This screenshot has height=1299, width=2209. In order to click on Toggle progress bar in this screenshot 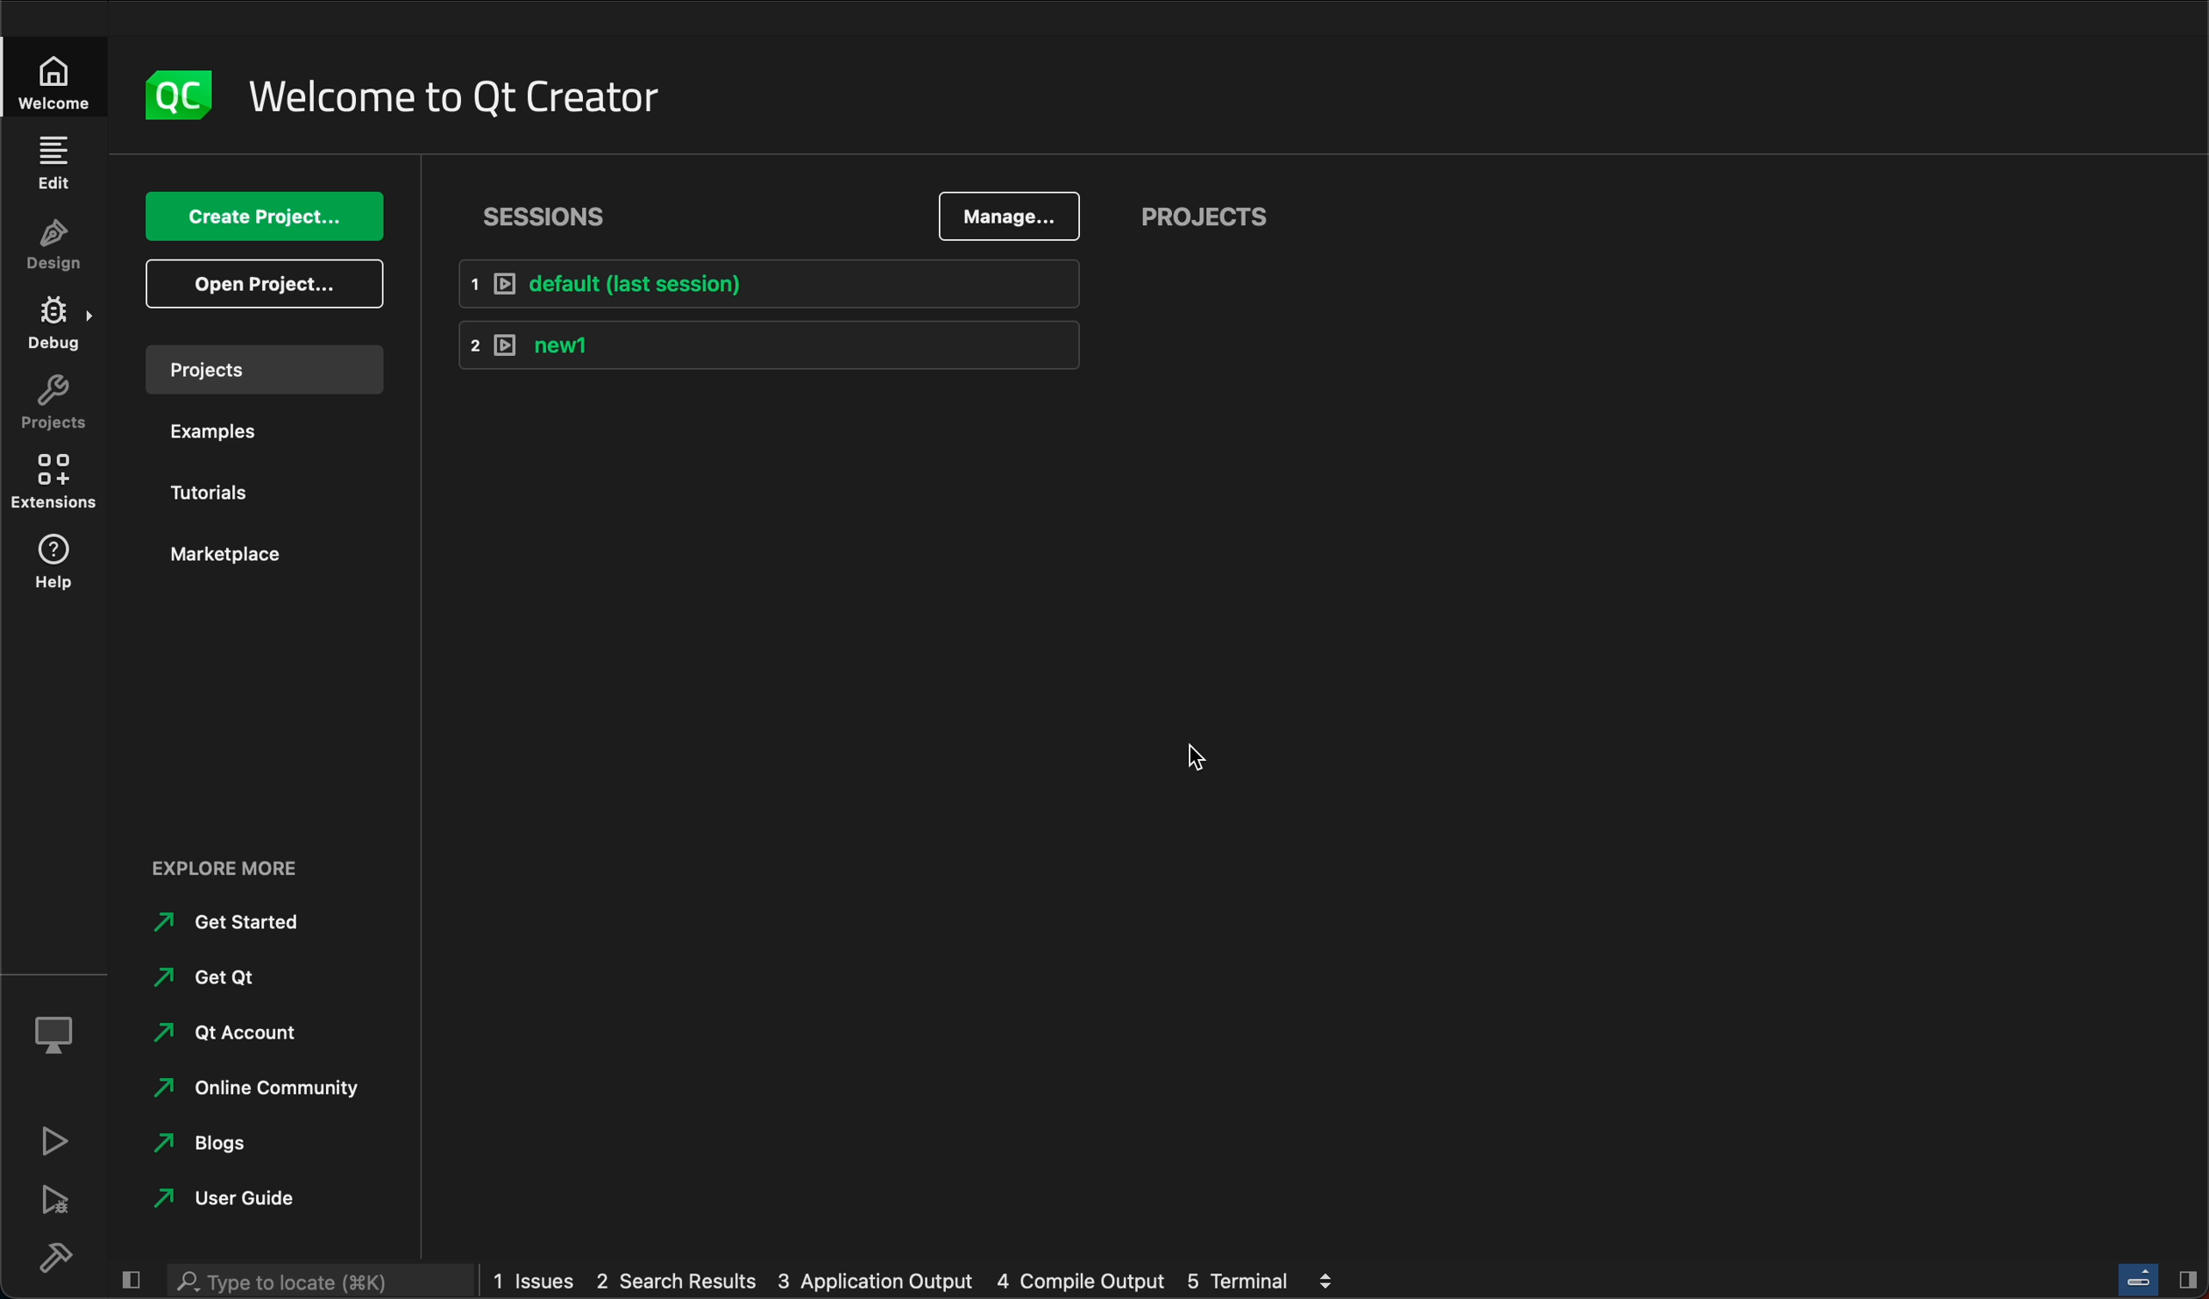, I will do `click(2135, 1275)`.